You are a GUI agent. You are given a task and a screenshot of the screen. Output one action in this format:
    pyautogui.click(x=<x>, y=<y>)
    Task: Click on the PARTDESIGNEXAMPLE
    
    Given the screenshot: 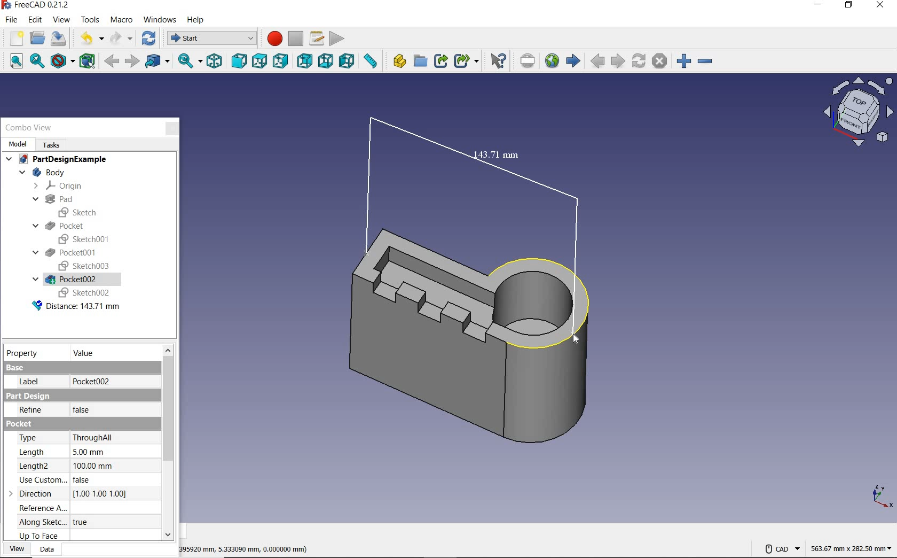 What is the action you would take?
    pyautogui.click(x=58, y=160)
    